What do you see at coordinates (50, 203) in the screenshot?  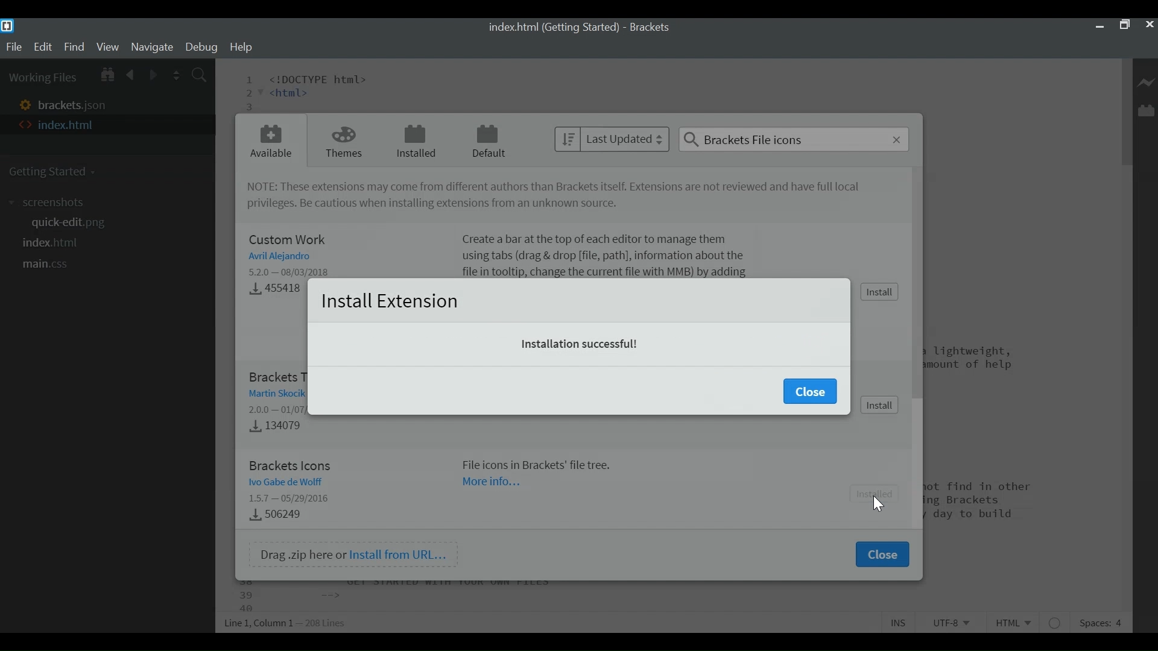 I see `screenshot` at bounding box center [50, 203].